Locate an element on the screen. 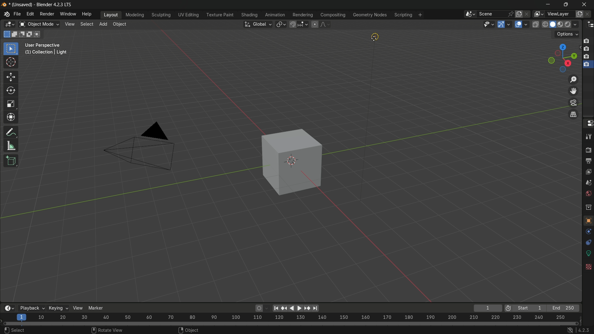 This screenshot has width=594, height=334. wireframe is located at coordinates (544, 25).